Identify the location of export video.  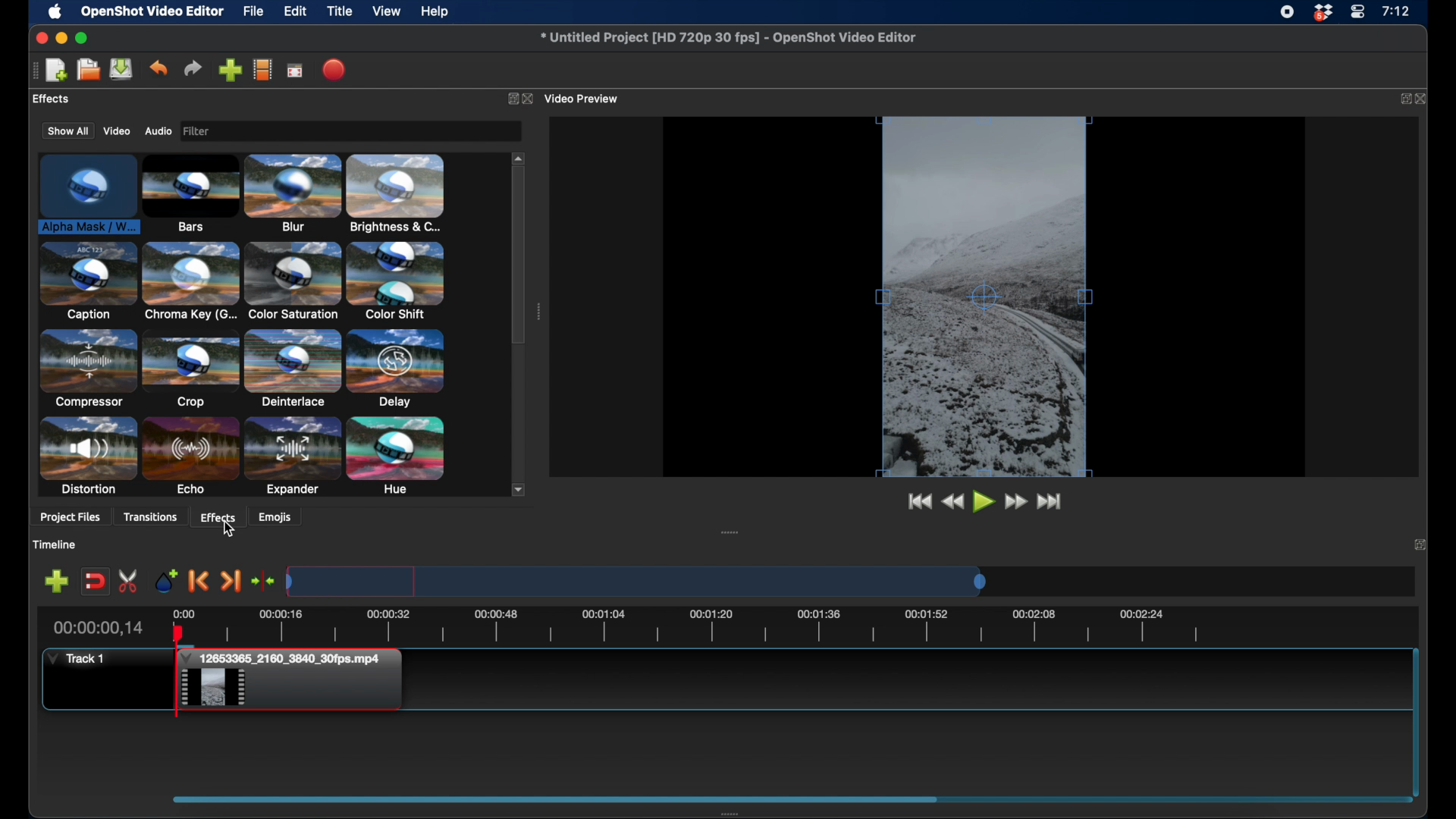
(336, 70).